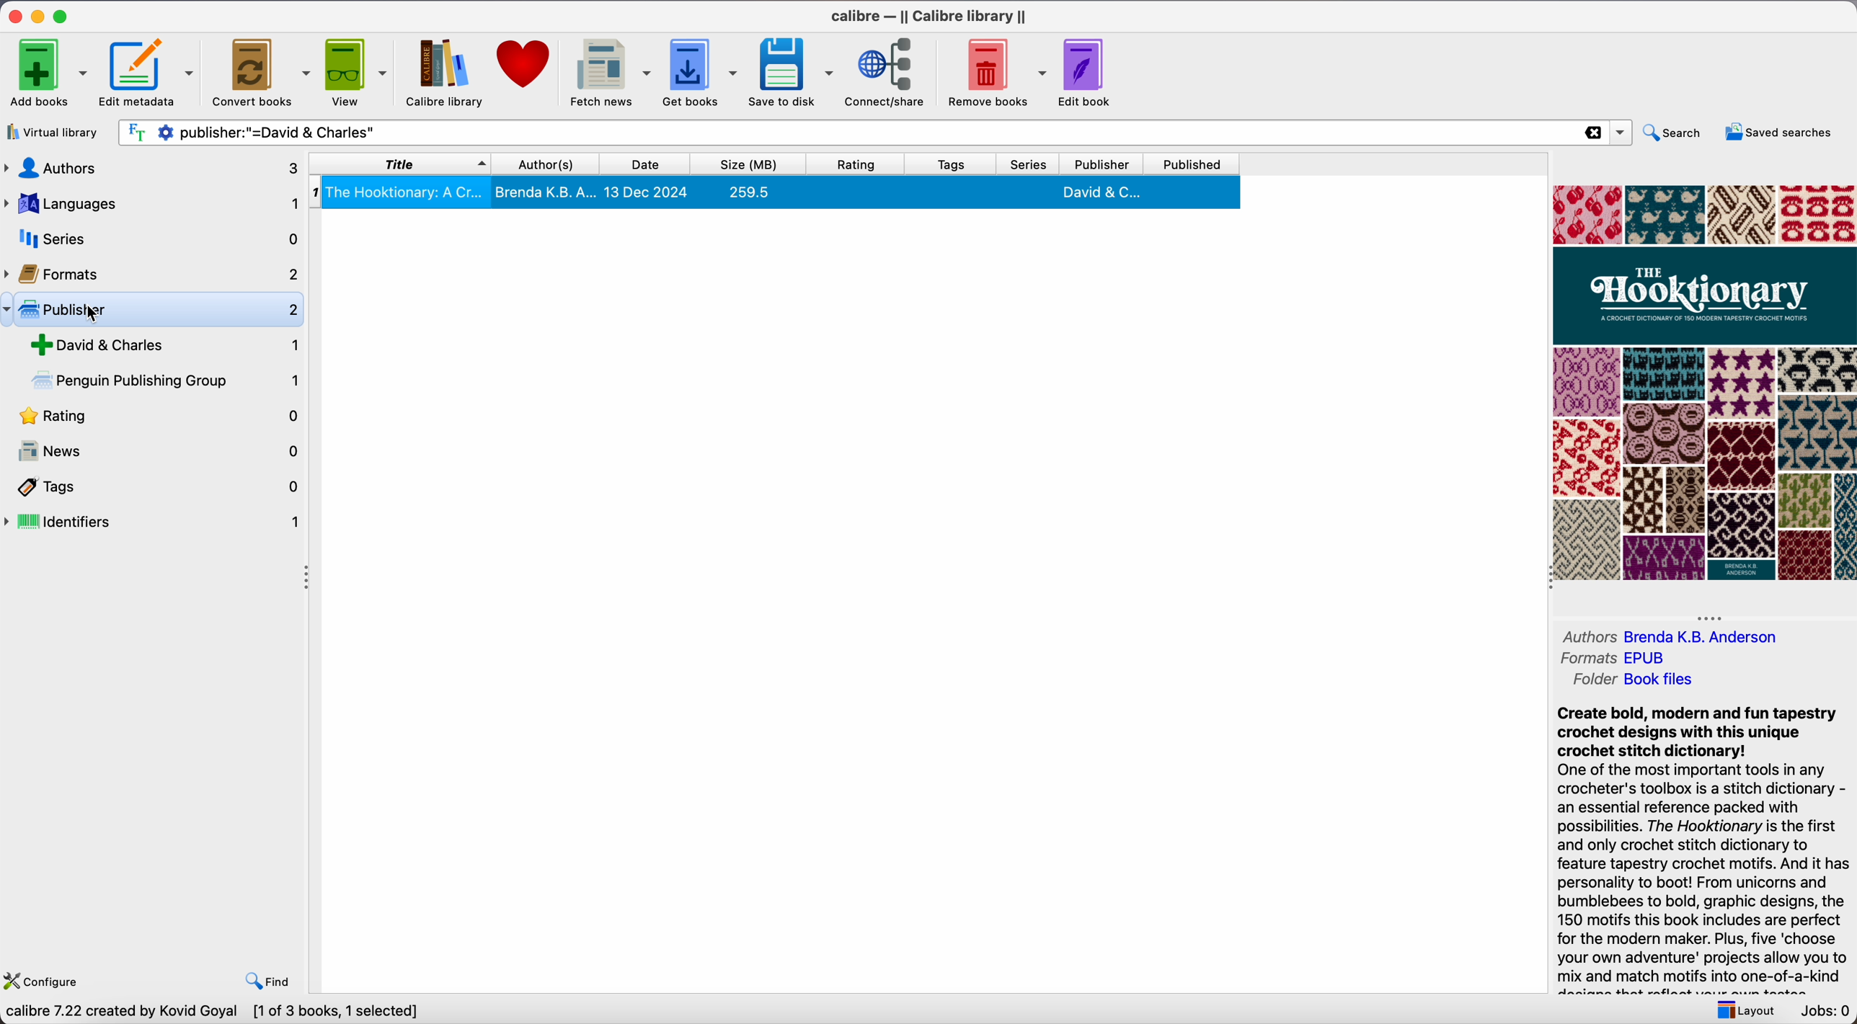 The width and height of the screenshot is (1857, 1024). I want to click on edit metadata, so click(150, 73).